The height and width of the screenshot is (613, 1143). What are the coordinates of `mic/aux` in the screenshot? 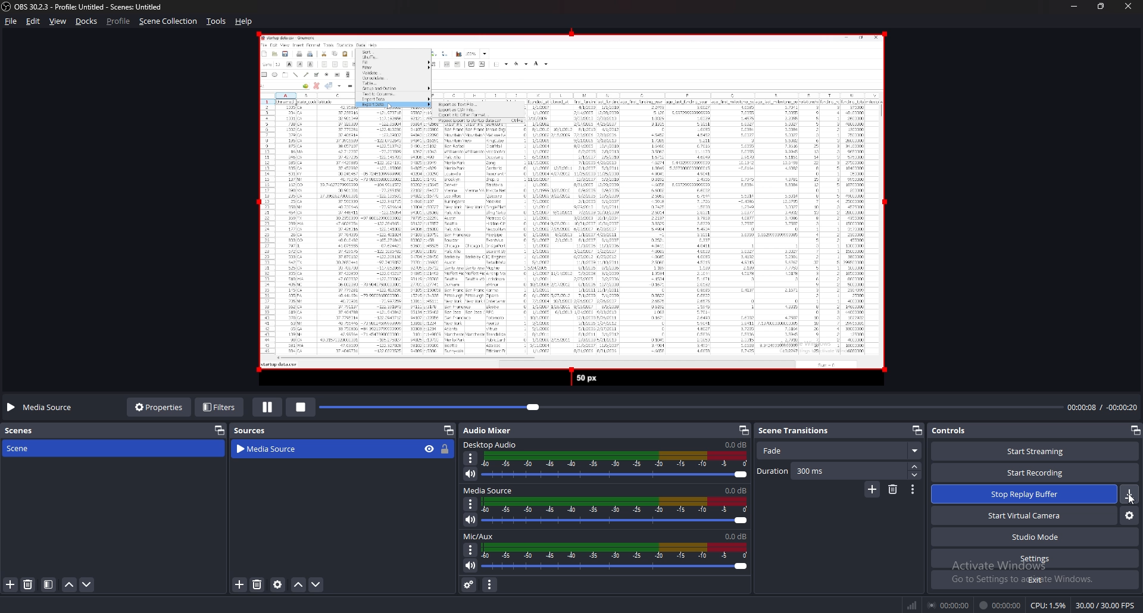 It's located at (479, 536).